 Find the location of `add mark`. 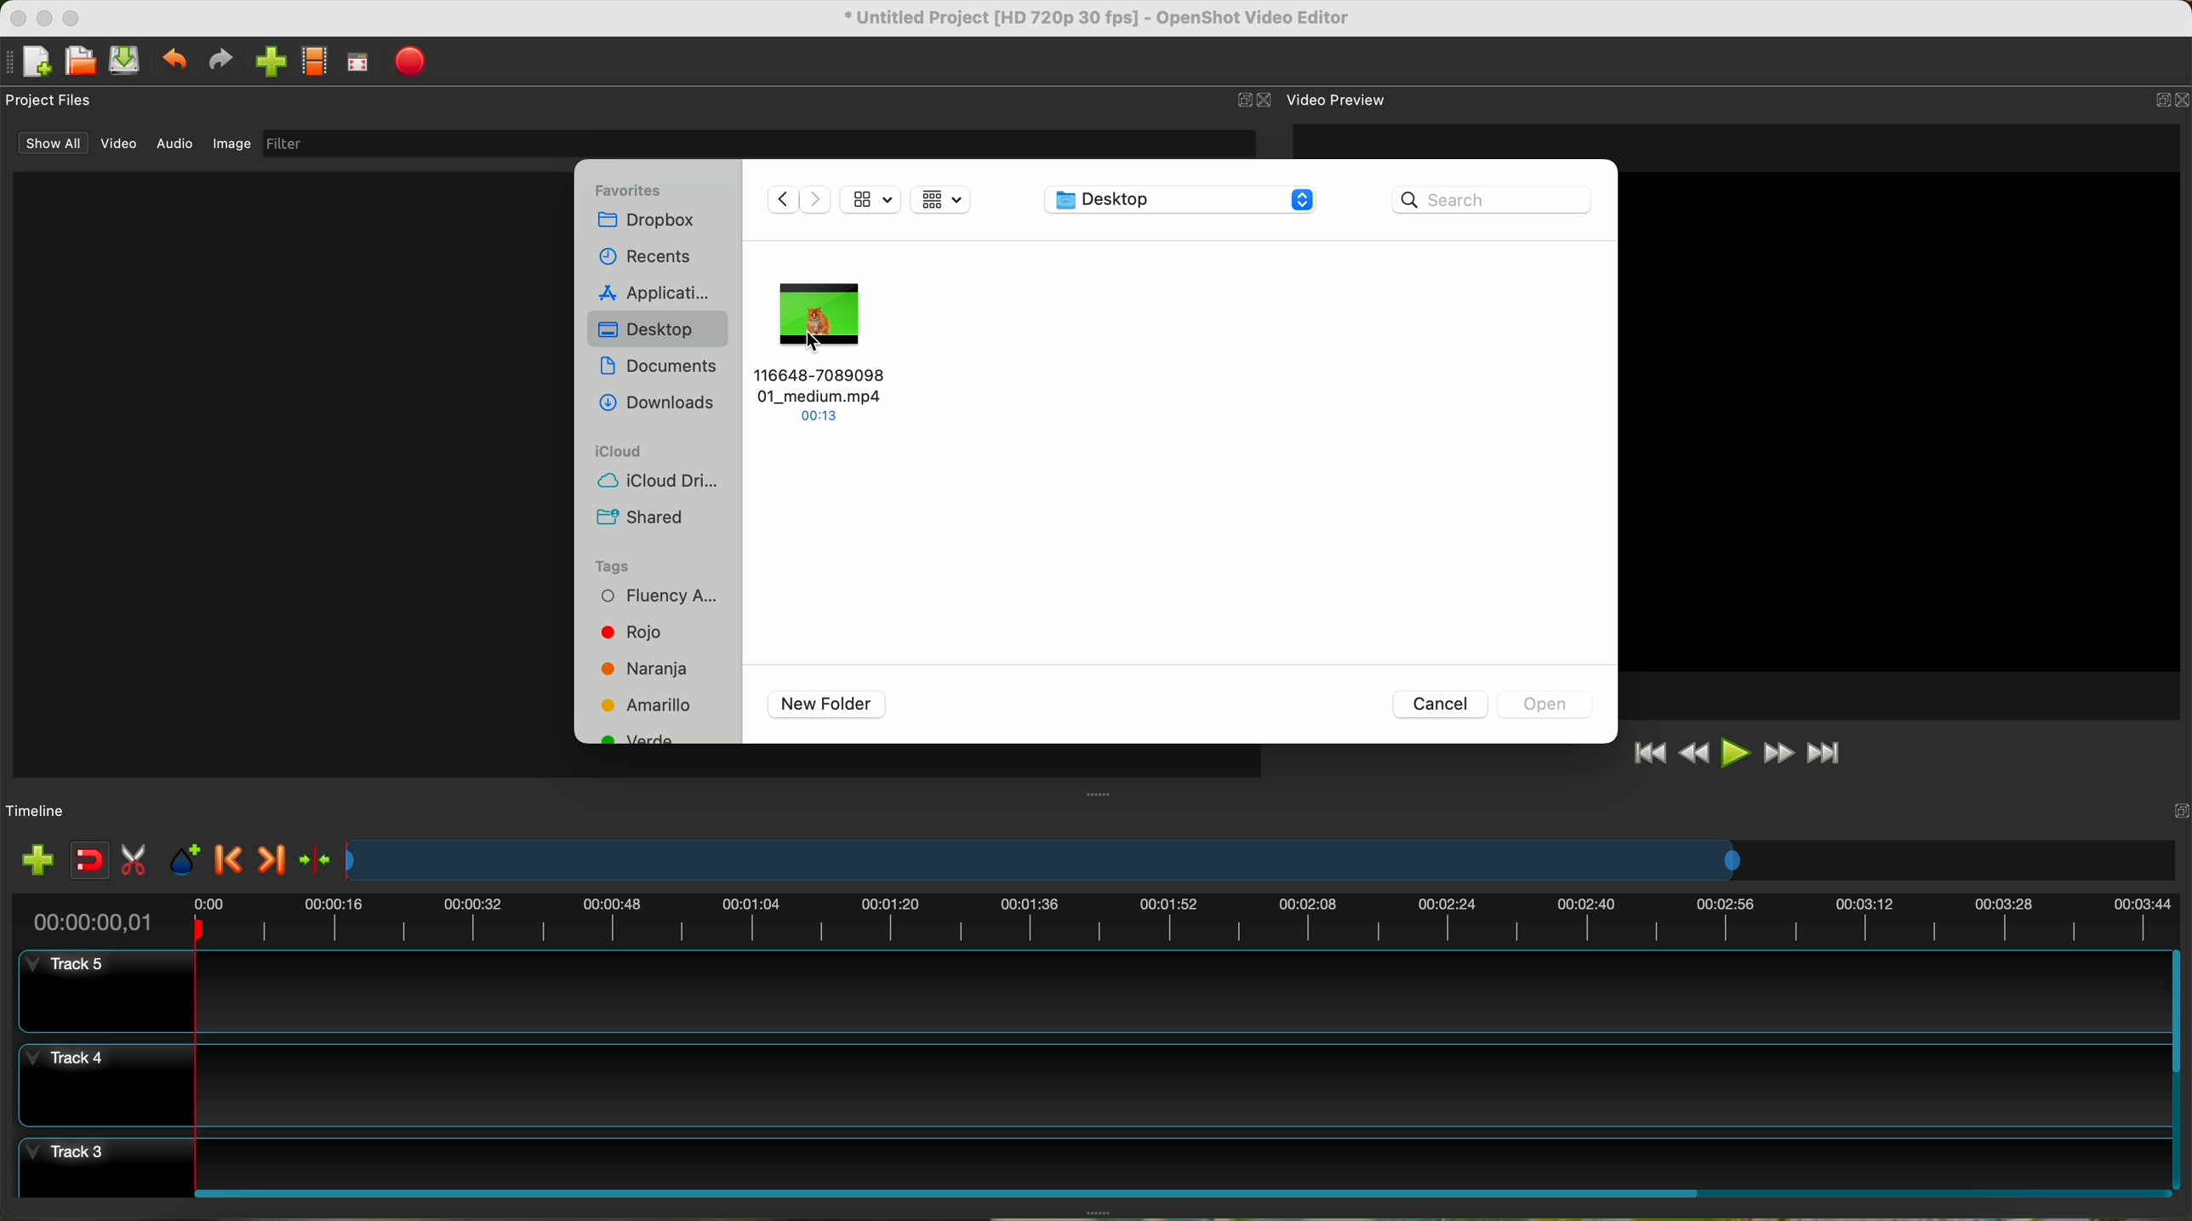

add mark is located at coordinates (185, 860).